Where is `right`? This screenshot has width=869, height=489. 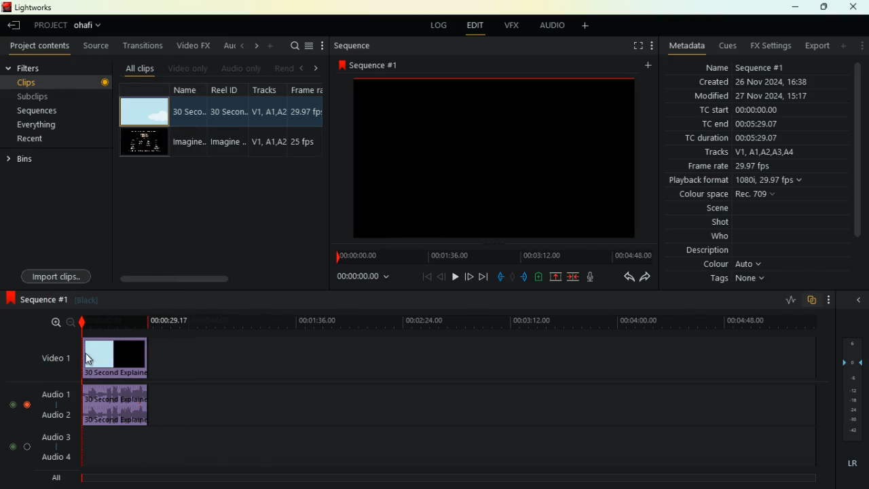
right is located at coordinates (319, 69).